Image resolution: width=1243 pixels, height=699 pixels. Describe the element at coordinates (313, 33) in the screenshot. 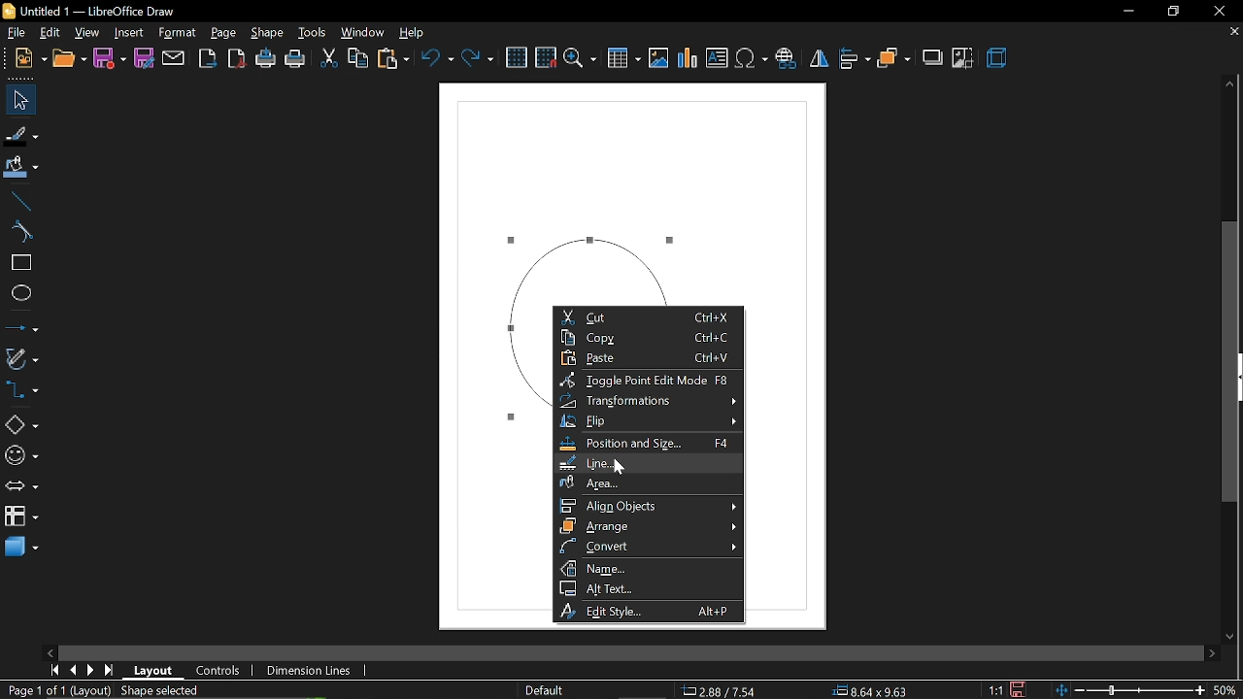

I see `tools` at that location.